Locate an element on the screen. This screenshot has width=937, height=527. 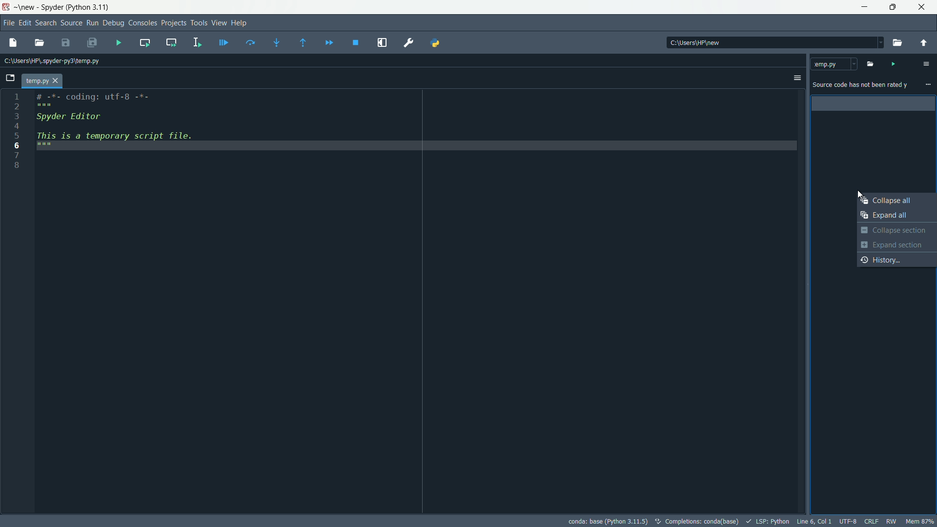
conda: base (Python 3.11.5) is located at coordinates (606, 520).